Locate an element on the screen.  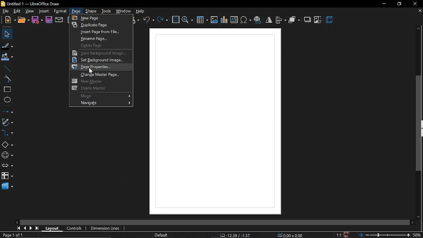
curves is located at coordinates (7, 80).